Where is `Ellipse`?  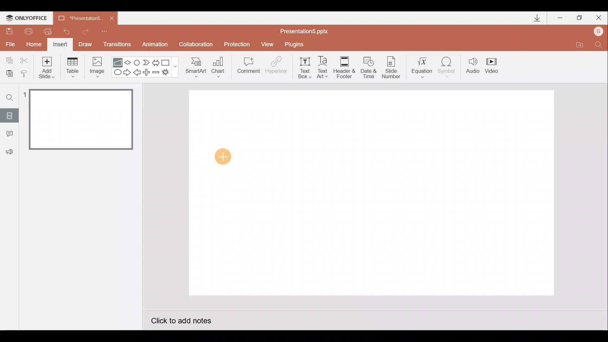
Ellipse is located at coordinates (116, 73).